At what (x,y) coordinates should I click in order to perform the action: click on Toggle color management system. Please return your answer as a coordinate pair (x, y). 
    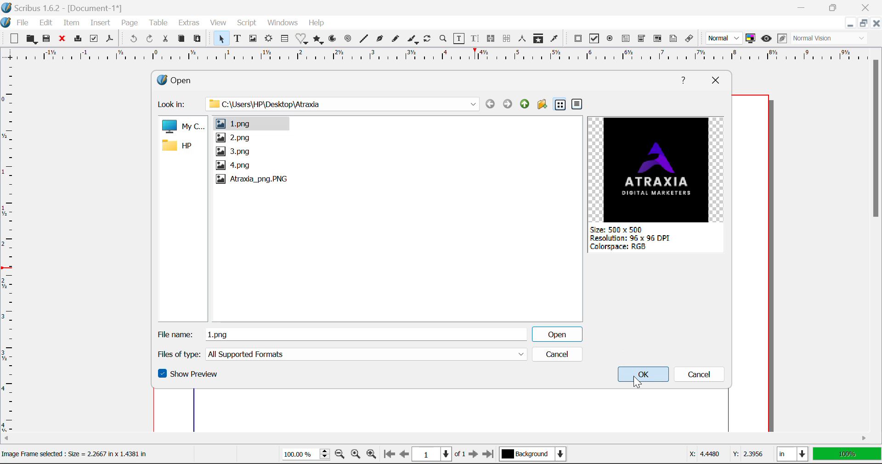
    Looking at the image, I should click on (751, 39).